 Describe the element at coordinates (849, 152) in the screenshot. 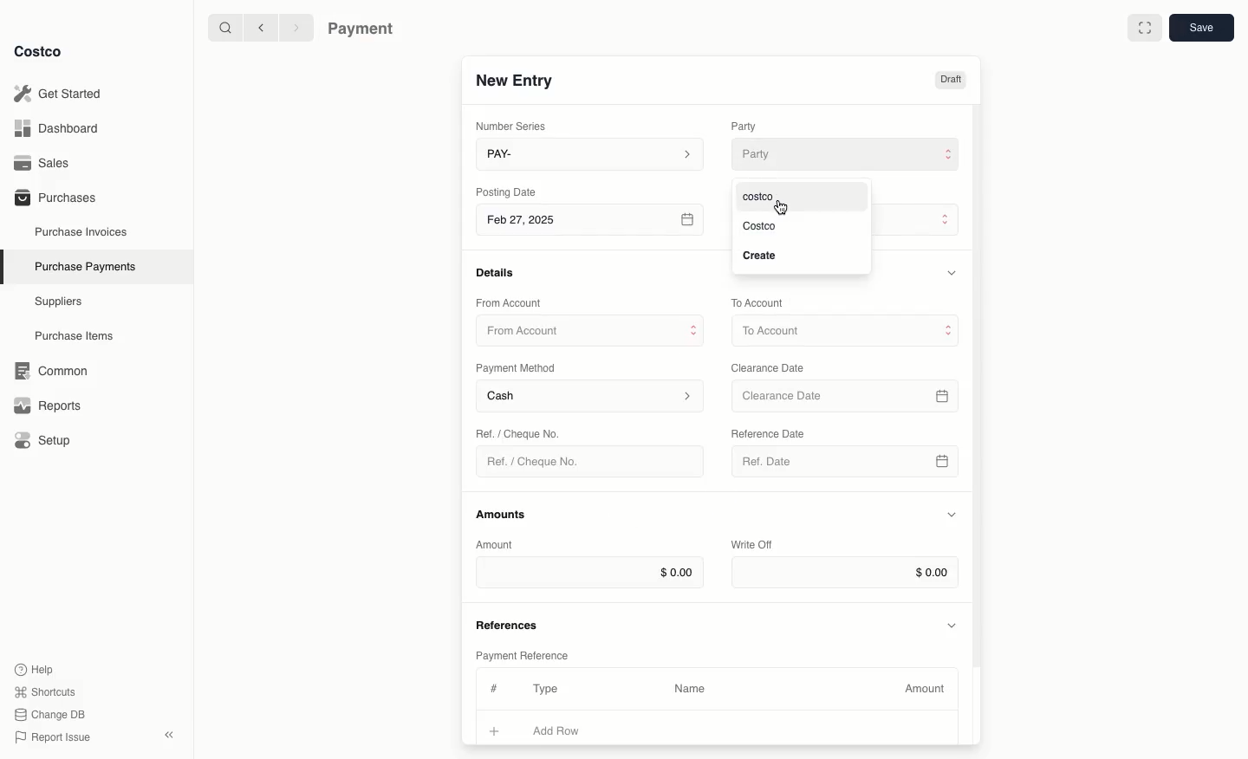

I see `Party` at that location.